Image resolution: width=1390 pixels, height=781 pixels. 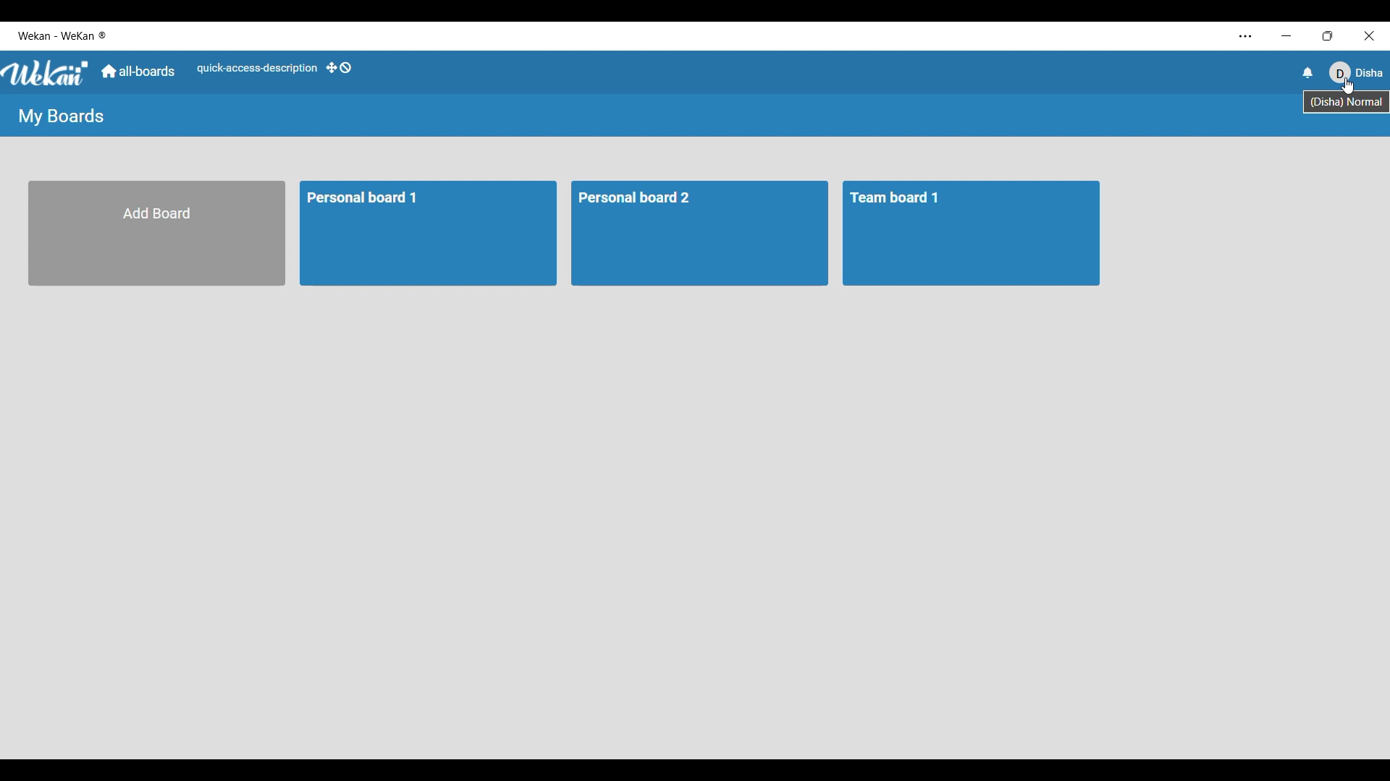 I want to click on team board 1, so click(x=972, y=234).